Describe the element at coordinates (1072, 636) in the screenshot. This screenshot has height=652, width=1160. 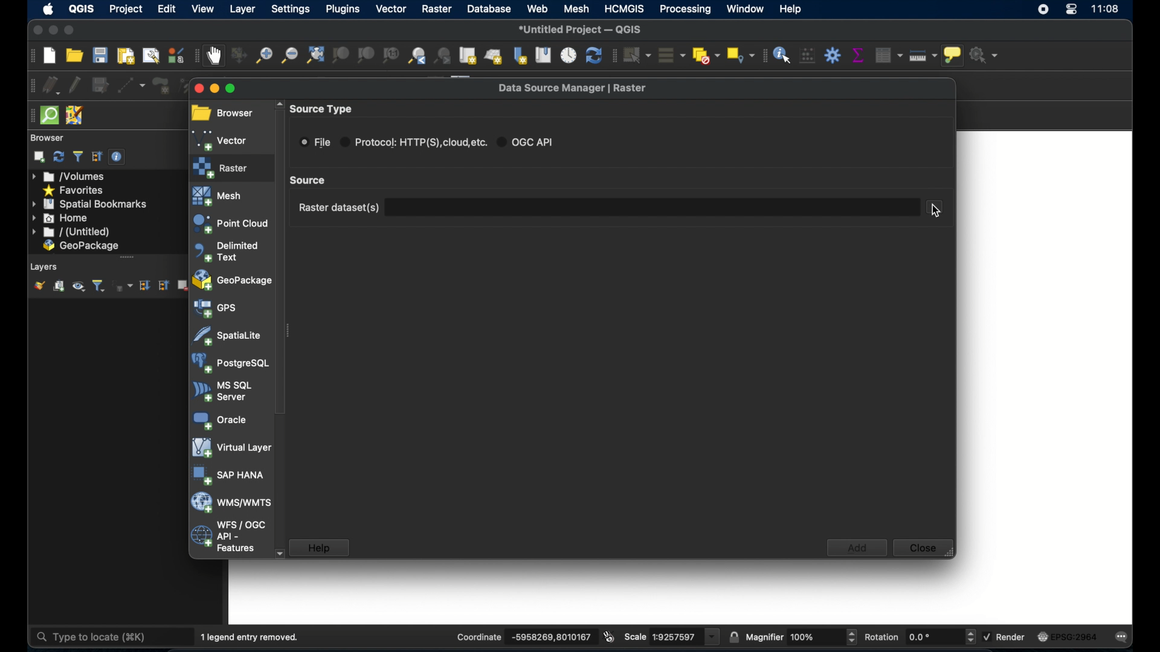
I see `current csr` at that location.